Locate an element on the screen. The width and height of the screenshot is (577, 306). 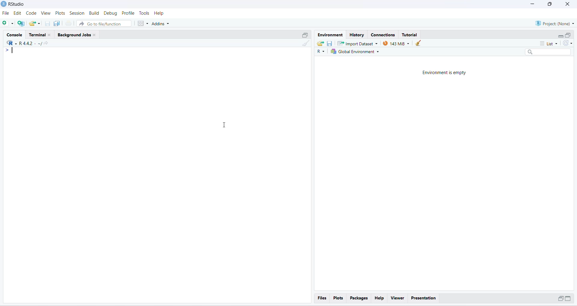
share folder is located at coordinates (320, 44).